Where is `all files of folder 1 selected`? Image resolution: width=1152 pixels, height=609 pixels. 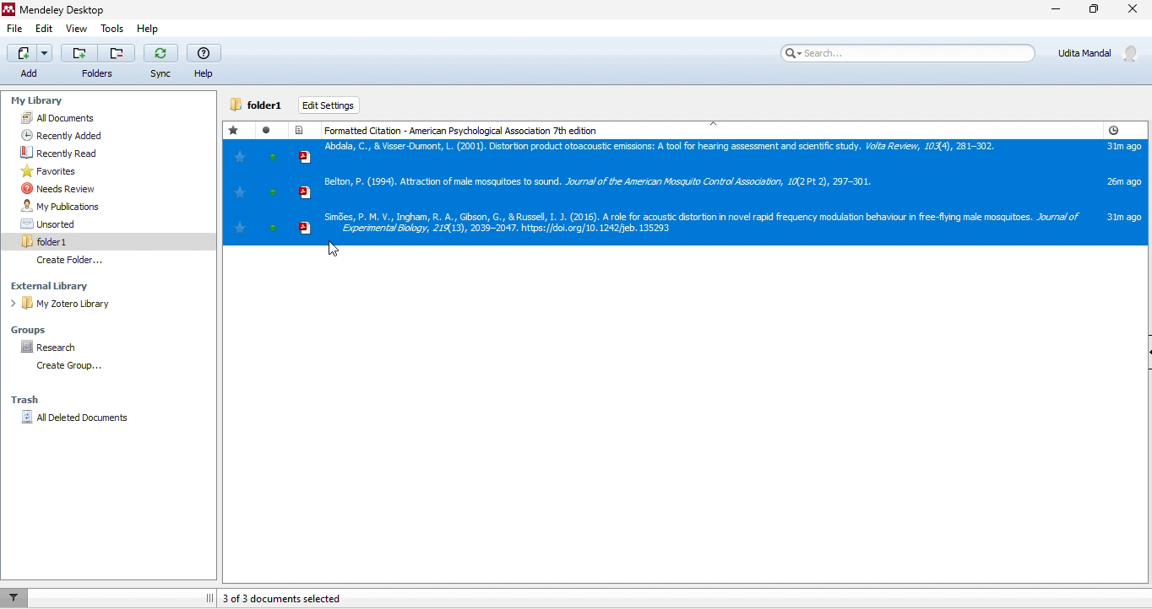 all files of folder 1 selected is located at coordinates (685, 193).